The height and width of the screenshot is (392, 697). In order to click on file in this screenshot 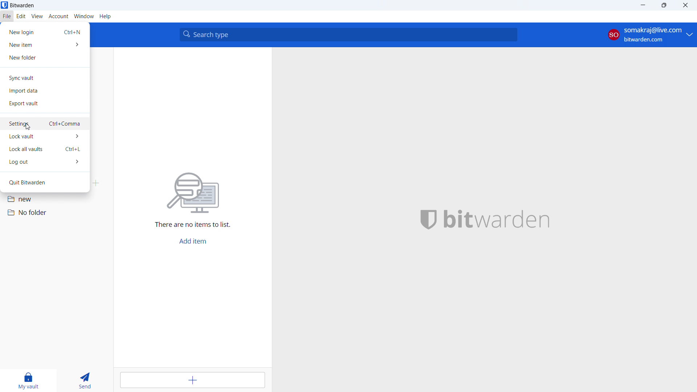, I will do `click(7, 16)`.